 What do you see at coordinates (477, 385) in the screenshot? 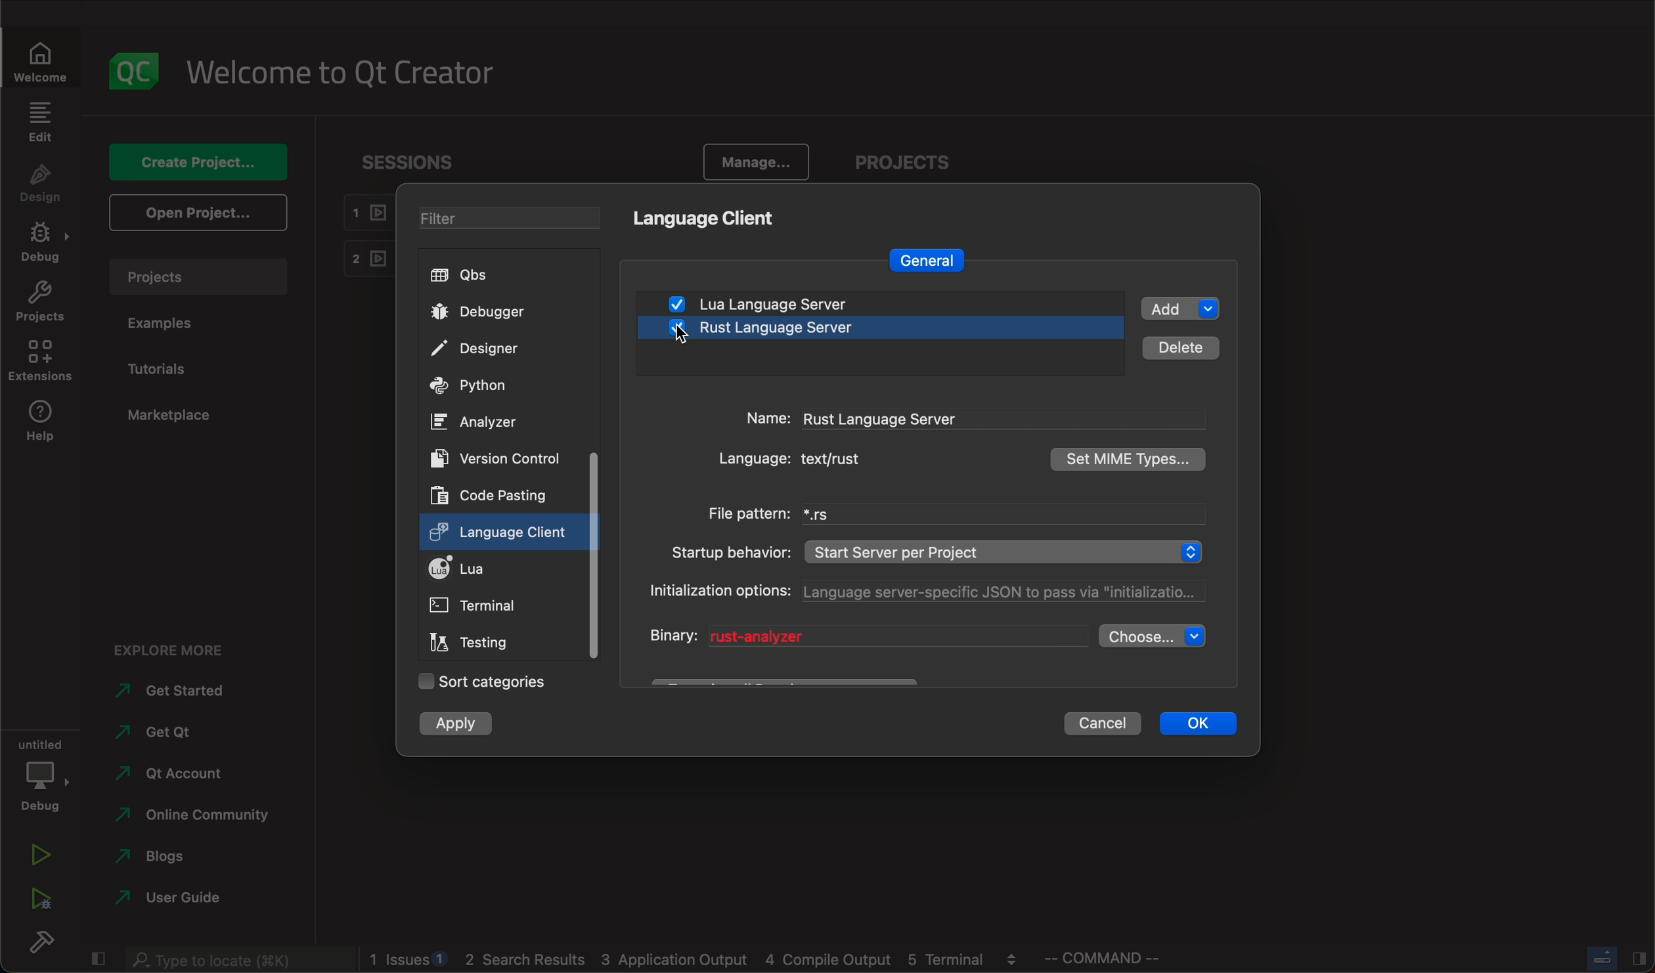
I see `python` at bounding box center [477, 385].